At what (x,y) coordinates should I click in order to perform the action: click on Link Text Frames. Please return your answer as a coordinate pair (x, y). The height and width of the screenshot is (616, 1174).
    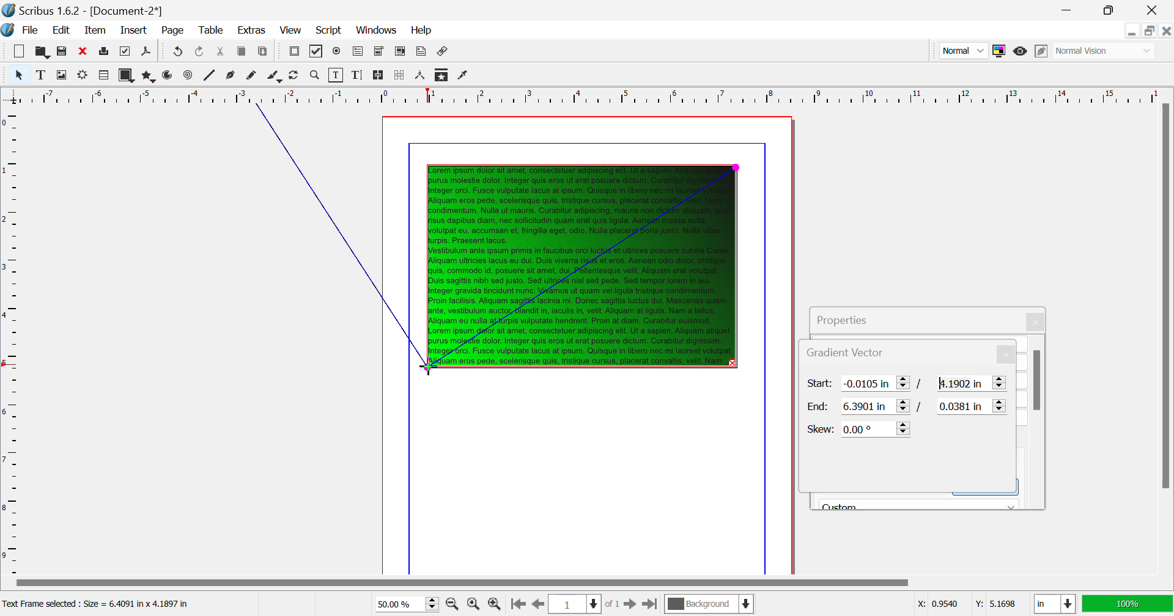
    Looking at the image, I should click on (379, 76).